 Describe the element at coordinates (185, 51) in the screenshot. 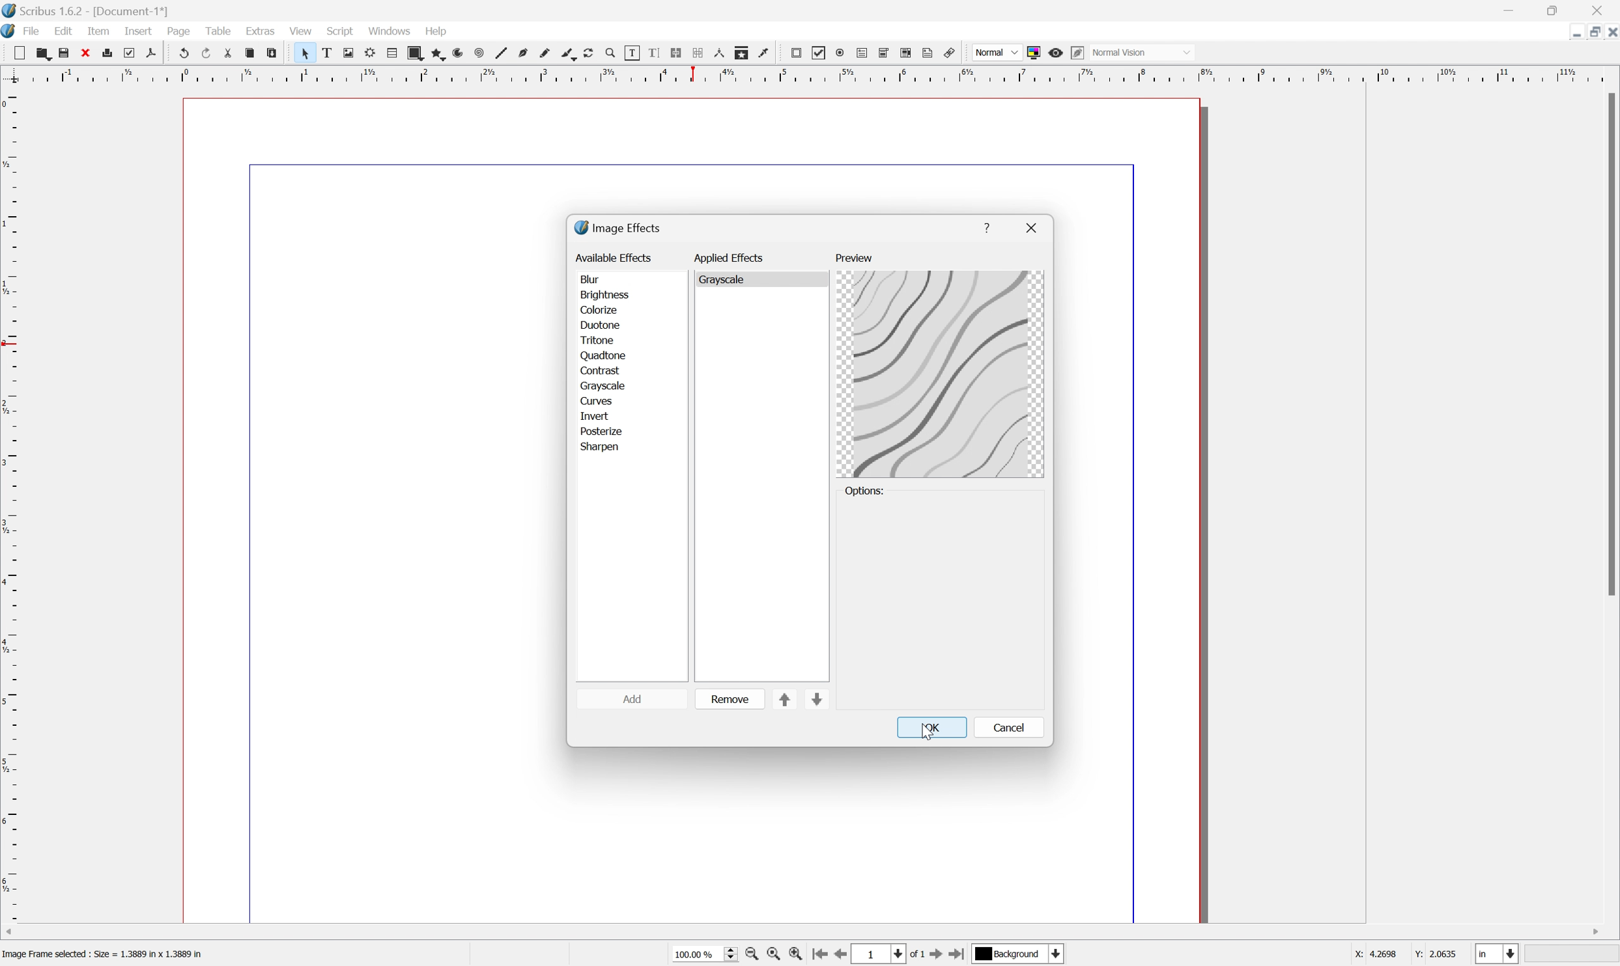

I see `Undo` at that location.